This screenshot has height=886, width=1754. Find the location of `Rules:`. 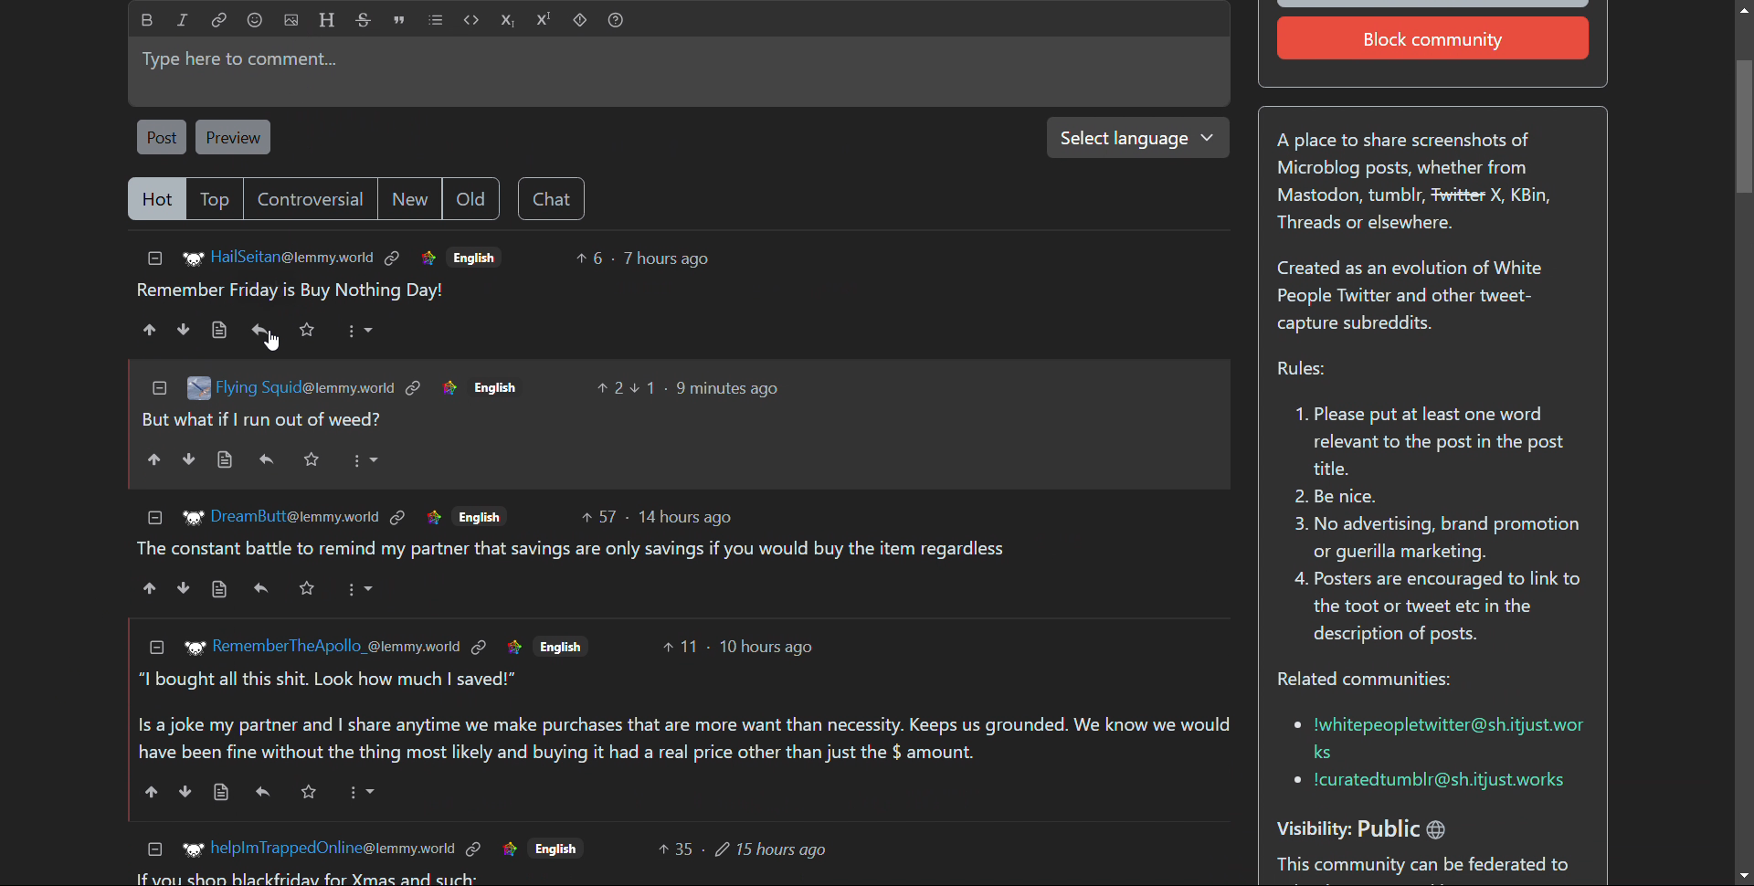

Rules: is located at coordinates (1298, 370).